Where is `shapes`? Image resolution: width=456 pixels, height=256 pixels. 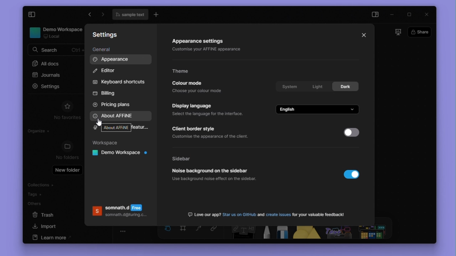
shapes is located at coordinates (307, 232).